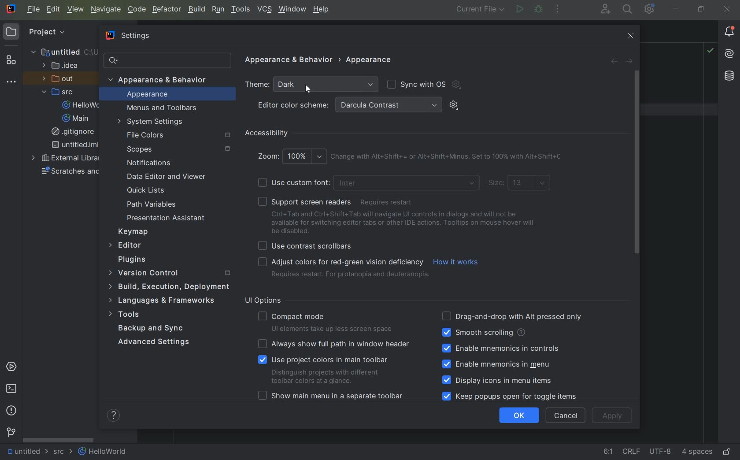 The height and width of the screenshot is (460, 740). I want to click on UNTITLED, so click(26, 452).